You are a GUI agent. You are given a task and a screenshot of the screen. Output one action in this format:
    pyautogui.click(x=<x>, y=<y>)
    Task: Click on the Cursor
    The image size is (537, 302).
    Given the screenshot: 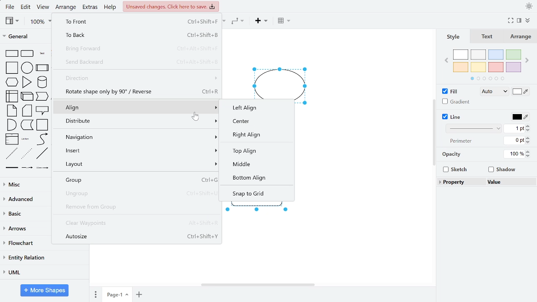 What is the action you would take?
    pyautogui.click(x=196, y=115)
    